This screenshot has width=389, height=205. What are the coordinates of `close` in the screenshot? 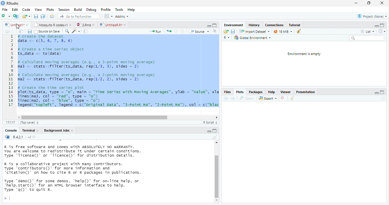 It's located at (95, 25).